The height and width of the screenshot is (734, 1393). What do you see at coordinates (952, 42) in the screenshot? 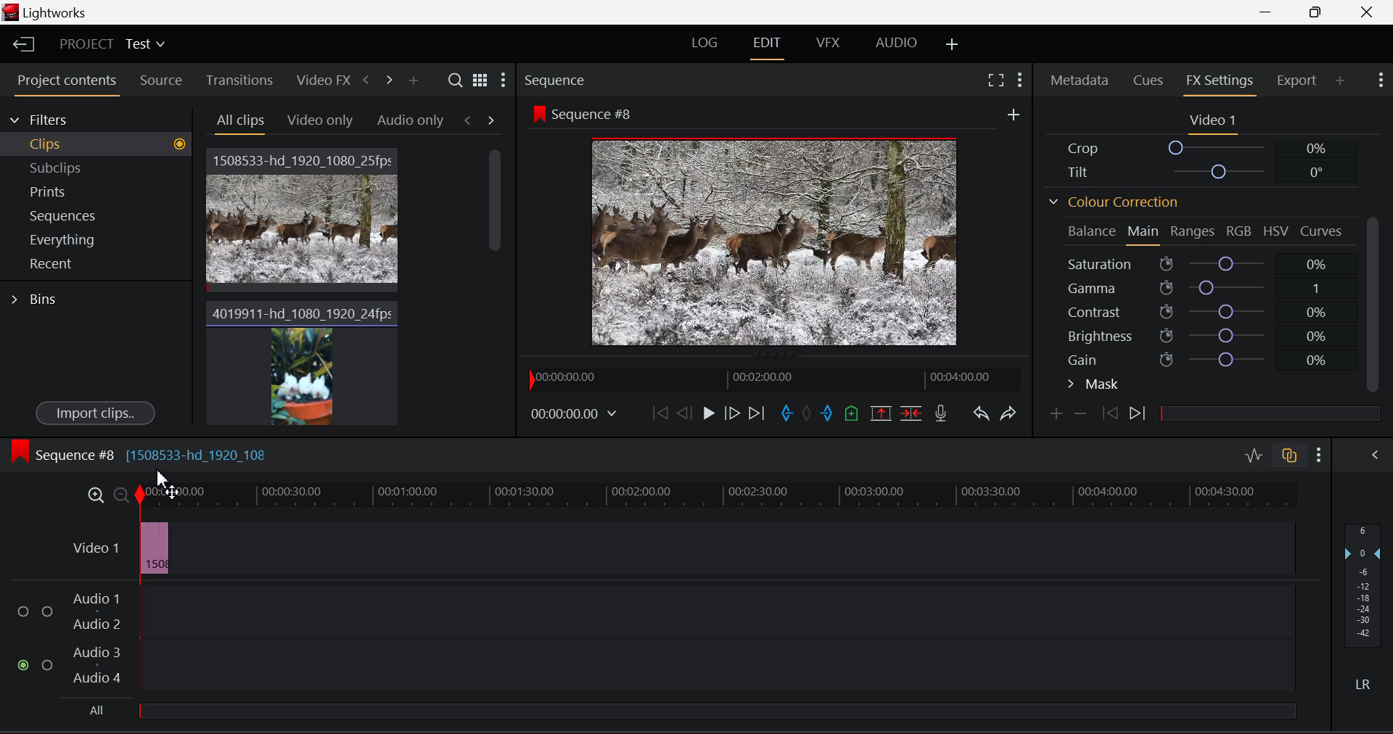
I see `Add Layouts` at bounding box center [952, 42].